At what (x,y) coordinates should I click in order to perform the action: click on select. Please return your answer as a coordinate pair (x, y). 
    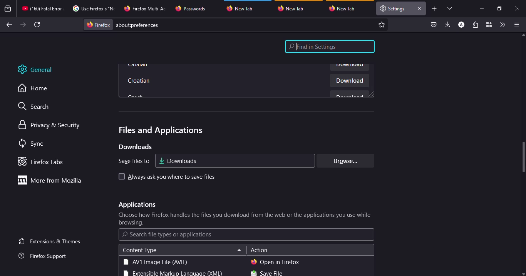
    Looking at the image, I should click on (119, 176).